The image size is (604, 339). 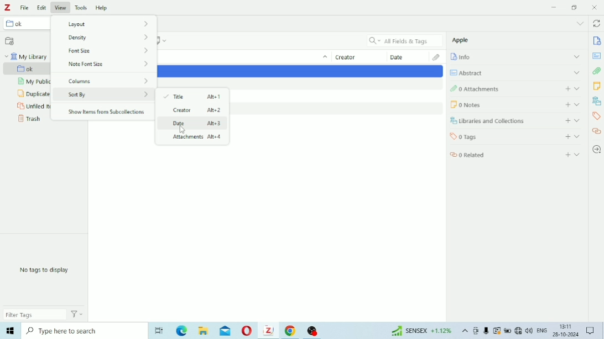 I want to click on Mail, so click(x=225, y=331).